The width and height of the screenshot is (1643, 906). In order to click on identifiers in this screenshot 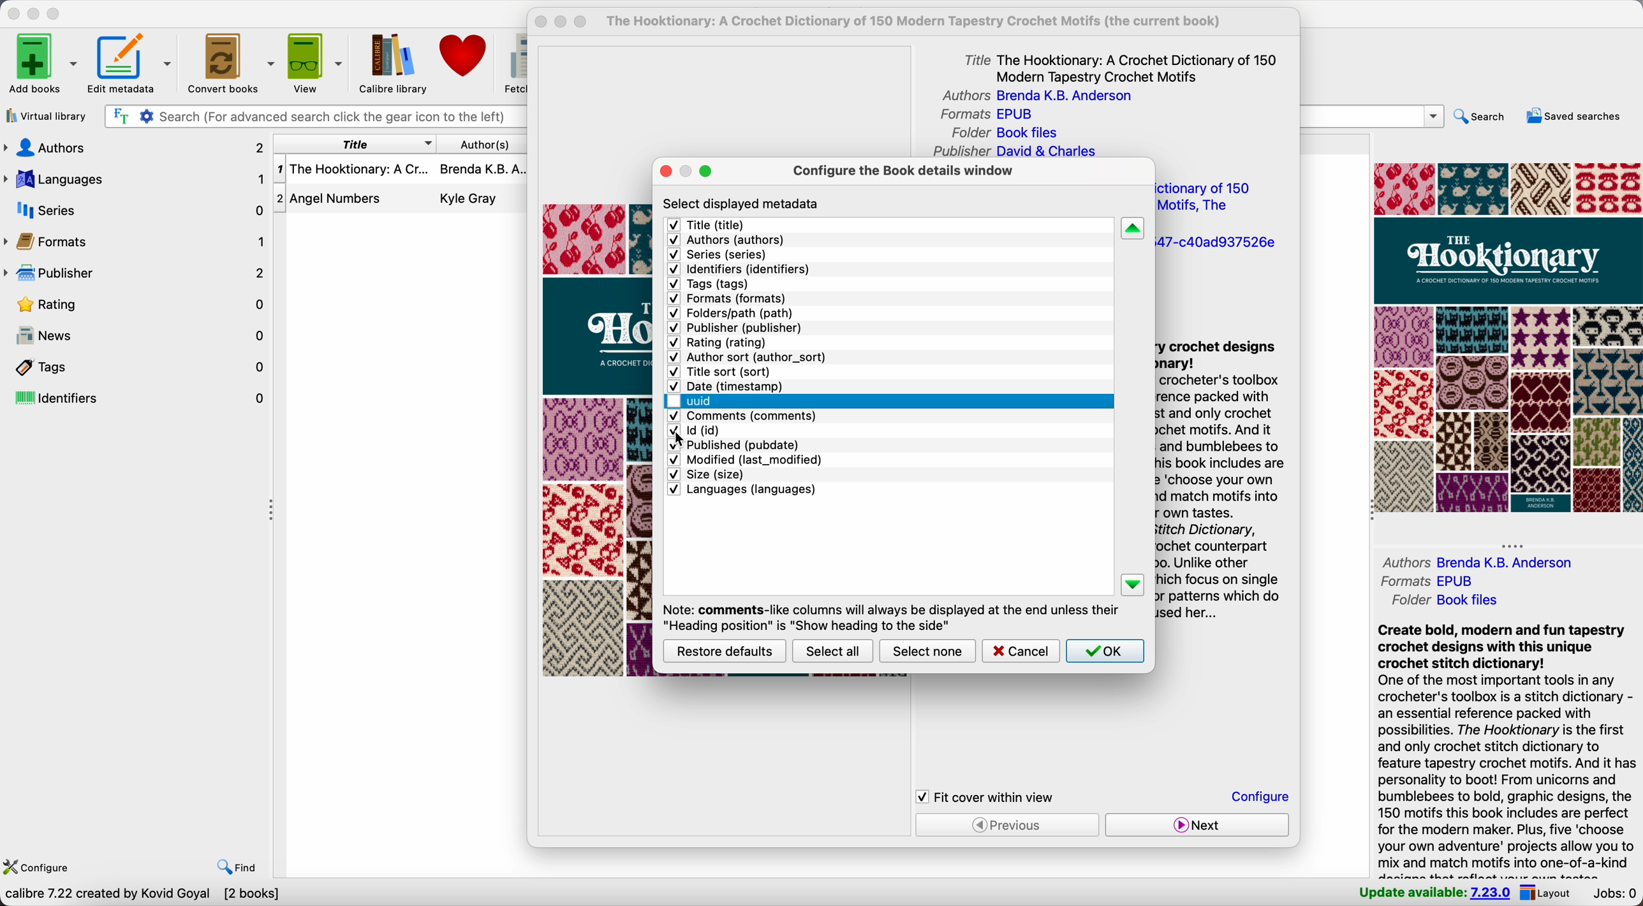, I will do `click(741, 268)`.